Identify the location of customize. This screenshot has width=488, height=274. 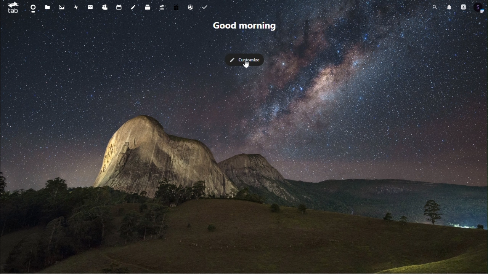
(249, 61).